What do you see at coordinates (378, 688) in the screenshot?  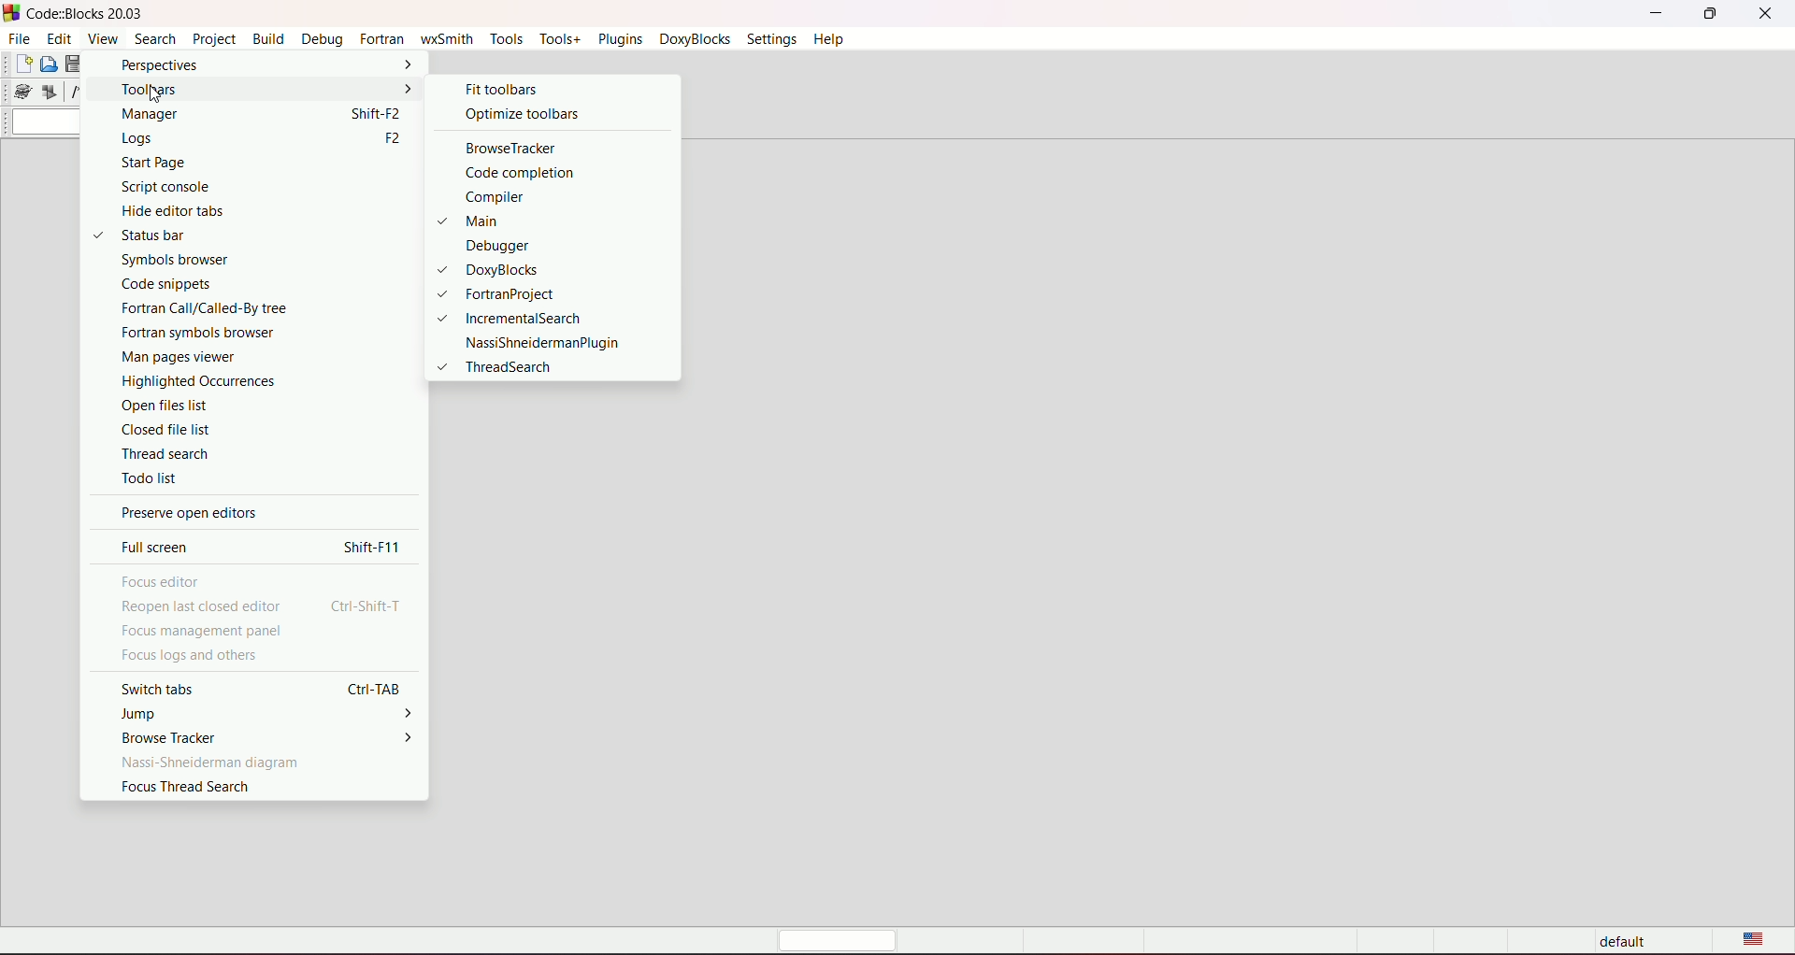 I see `ctrl+TAB` at bounding box center [378, 688].